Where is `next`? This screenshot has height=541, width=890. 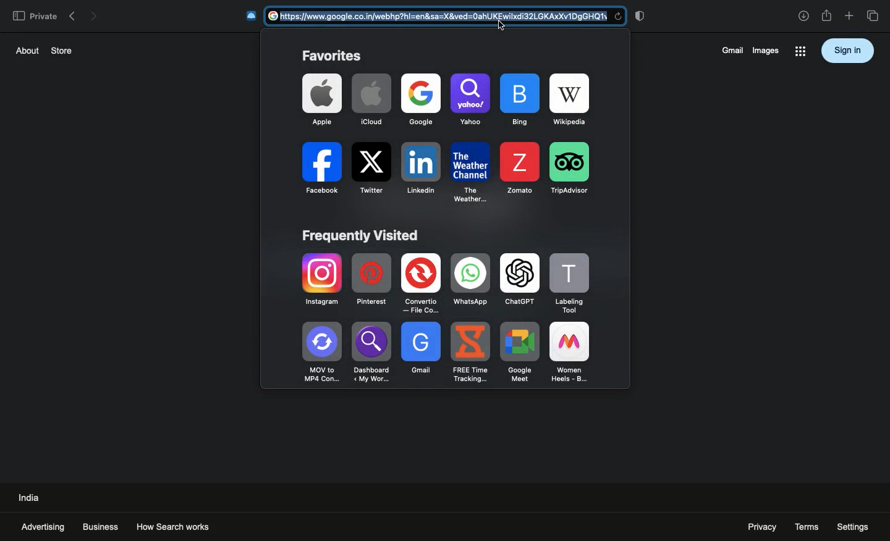
next is located at coordinates (94, 14).